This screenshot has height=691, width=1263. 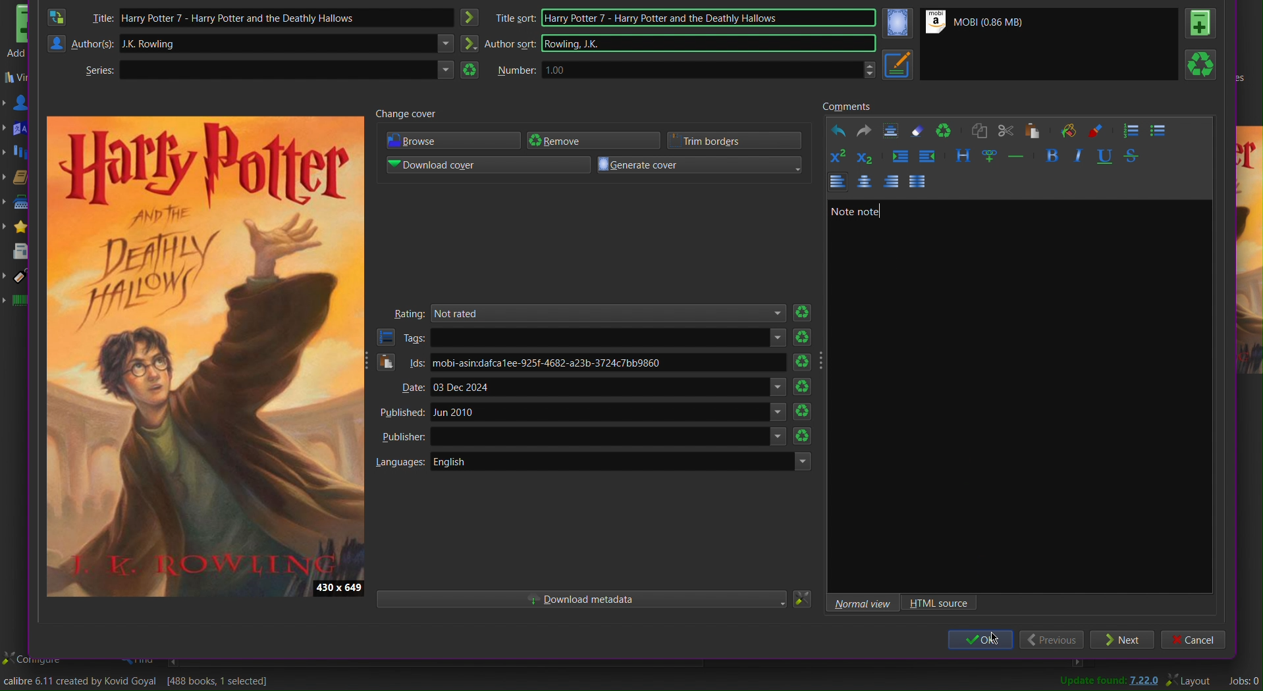 What do you see at coordinates (1098, 130) in the screenshot?
I see `Foreground color` at bounding box center [1098, 130].